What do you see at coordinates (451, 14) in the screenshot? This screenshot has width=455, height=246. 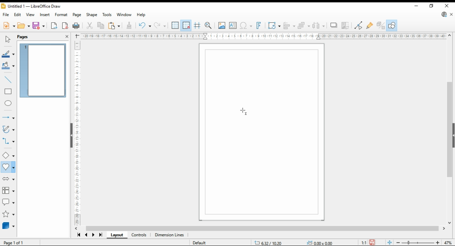 I see `close document` at bounding box center [451, 14].